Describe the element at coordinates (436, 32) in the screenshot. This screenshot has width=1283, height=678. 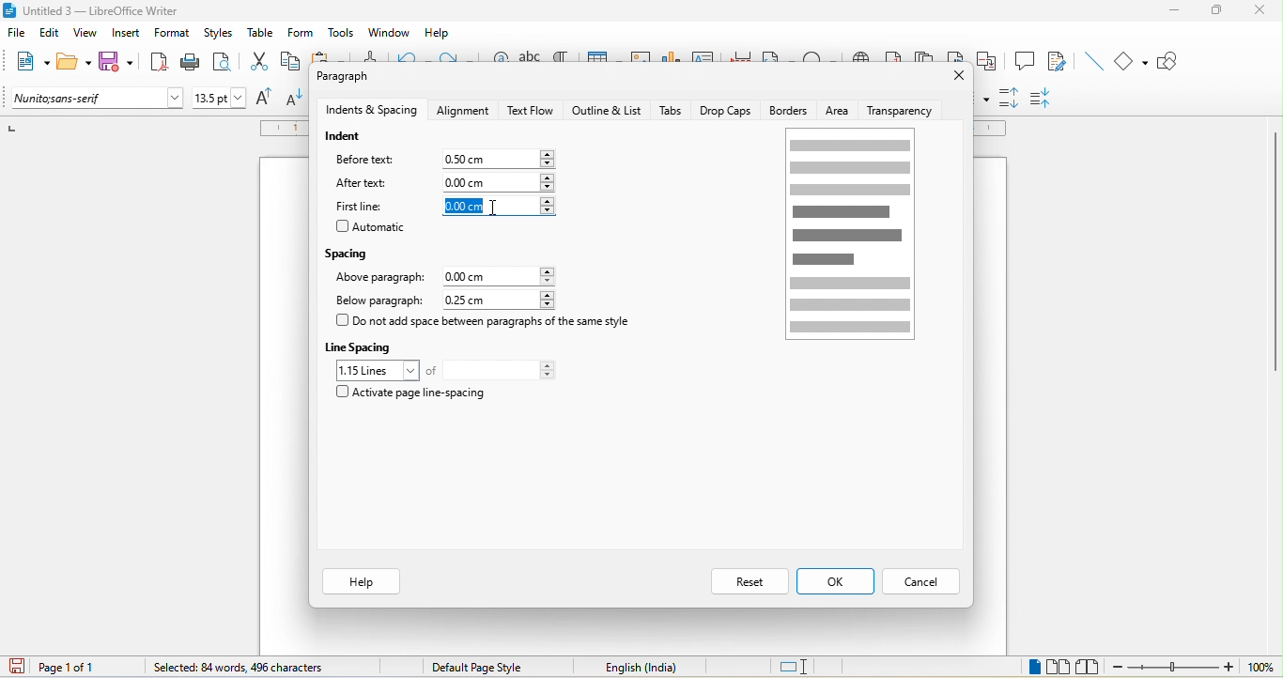
I see `help` at that location.